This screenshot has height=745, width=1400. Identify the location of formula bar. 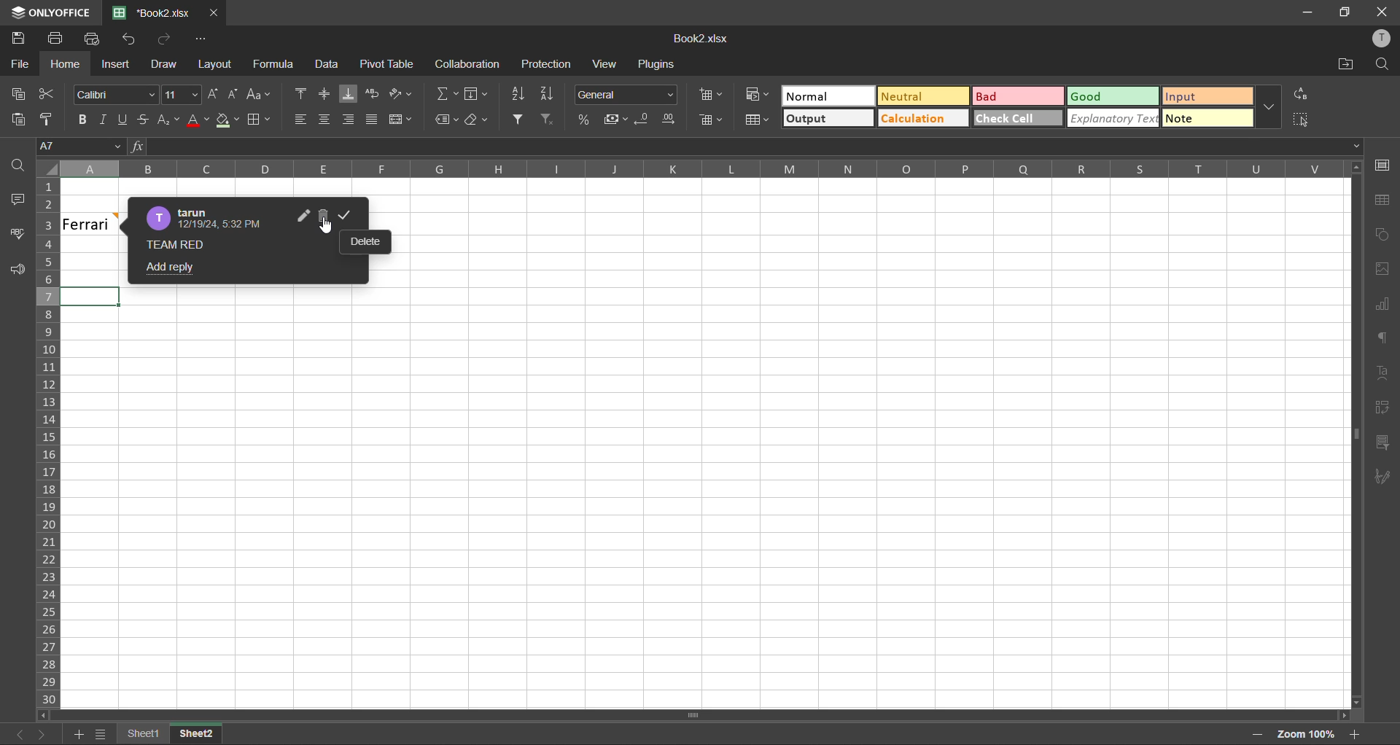
(744, 147).